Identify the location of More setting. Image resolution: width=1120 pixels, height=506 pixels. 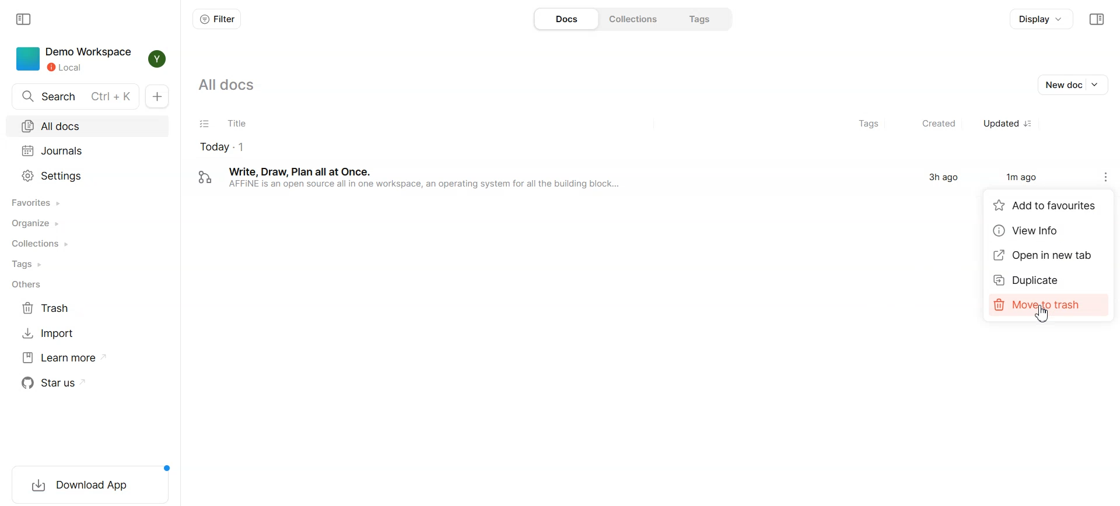
(1109, 177).